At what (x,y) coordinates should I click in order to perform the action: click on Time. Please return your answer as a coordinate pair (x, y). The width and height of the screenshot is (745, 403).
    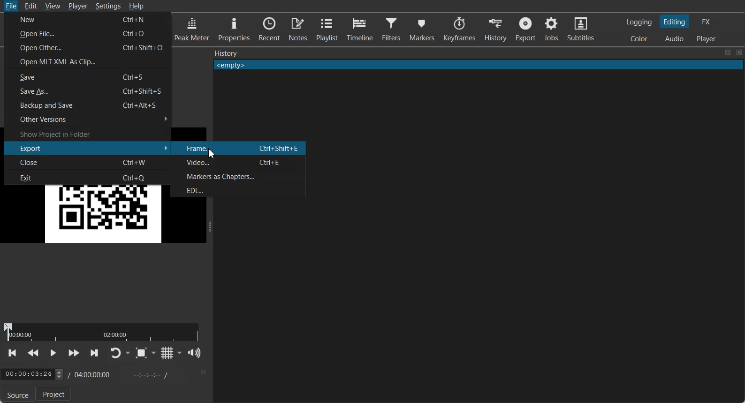
    Looking at the image, I should click on (27, 374).